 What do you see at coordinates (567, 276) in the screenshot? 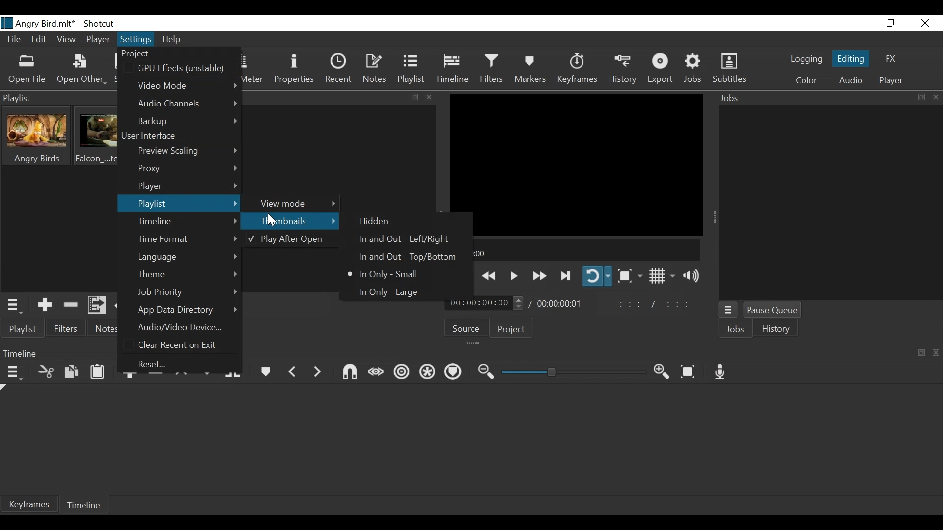
I see `Skip to the next point` at bounding box center [567, 276].